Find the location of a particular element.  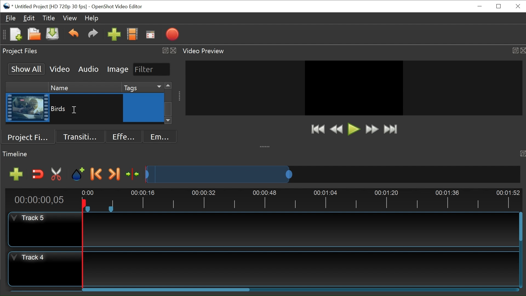

Chooses Profile is located at coordinates (133, 35).